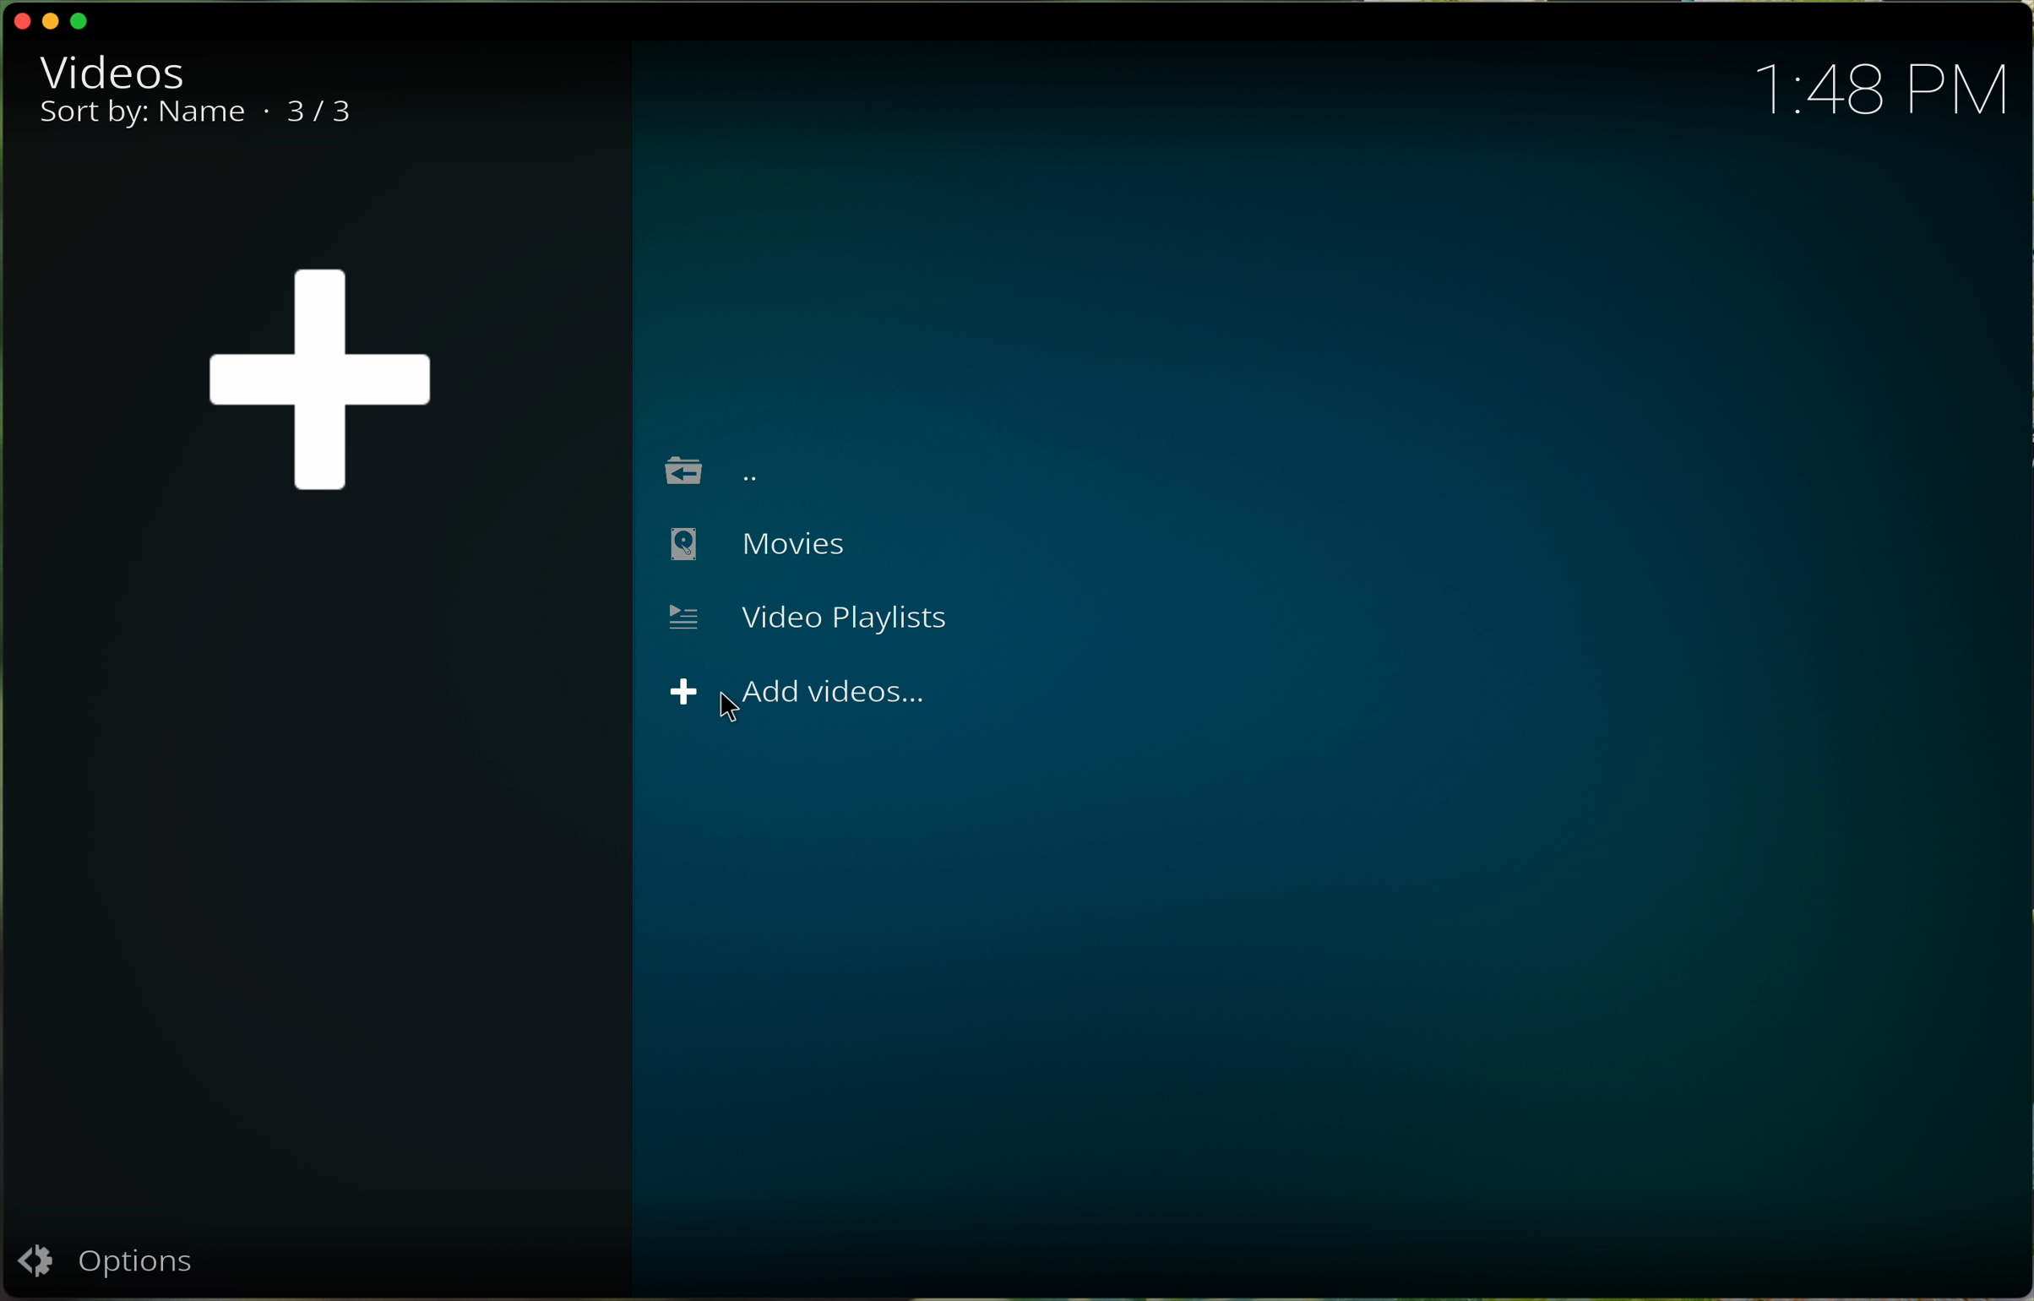 The width and height of the screenshot is (2034, 1301). What do you see at coordinates (265, 110) in the screenshot?
I see `.` at bounding box center [265, 110].